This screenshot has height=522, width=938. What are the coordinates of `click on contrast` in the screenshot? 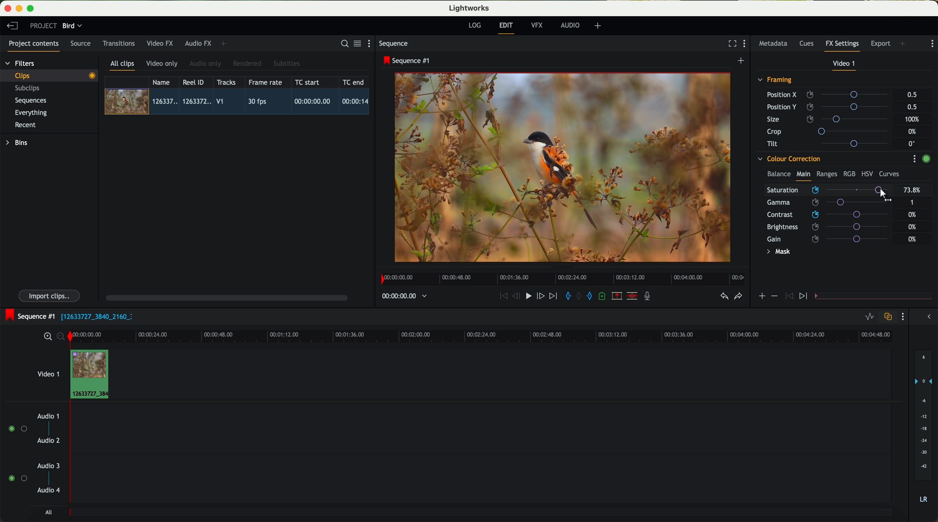 It's located at (827, 215).